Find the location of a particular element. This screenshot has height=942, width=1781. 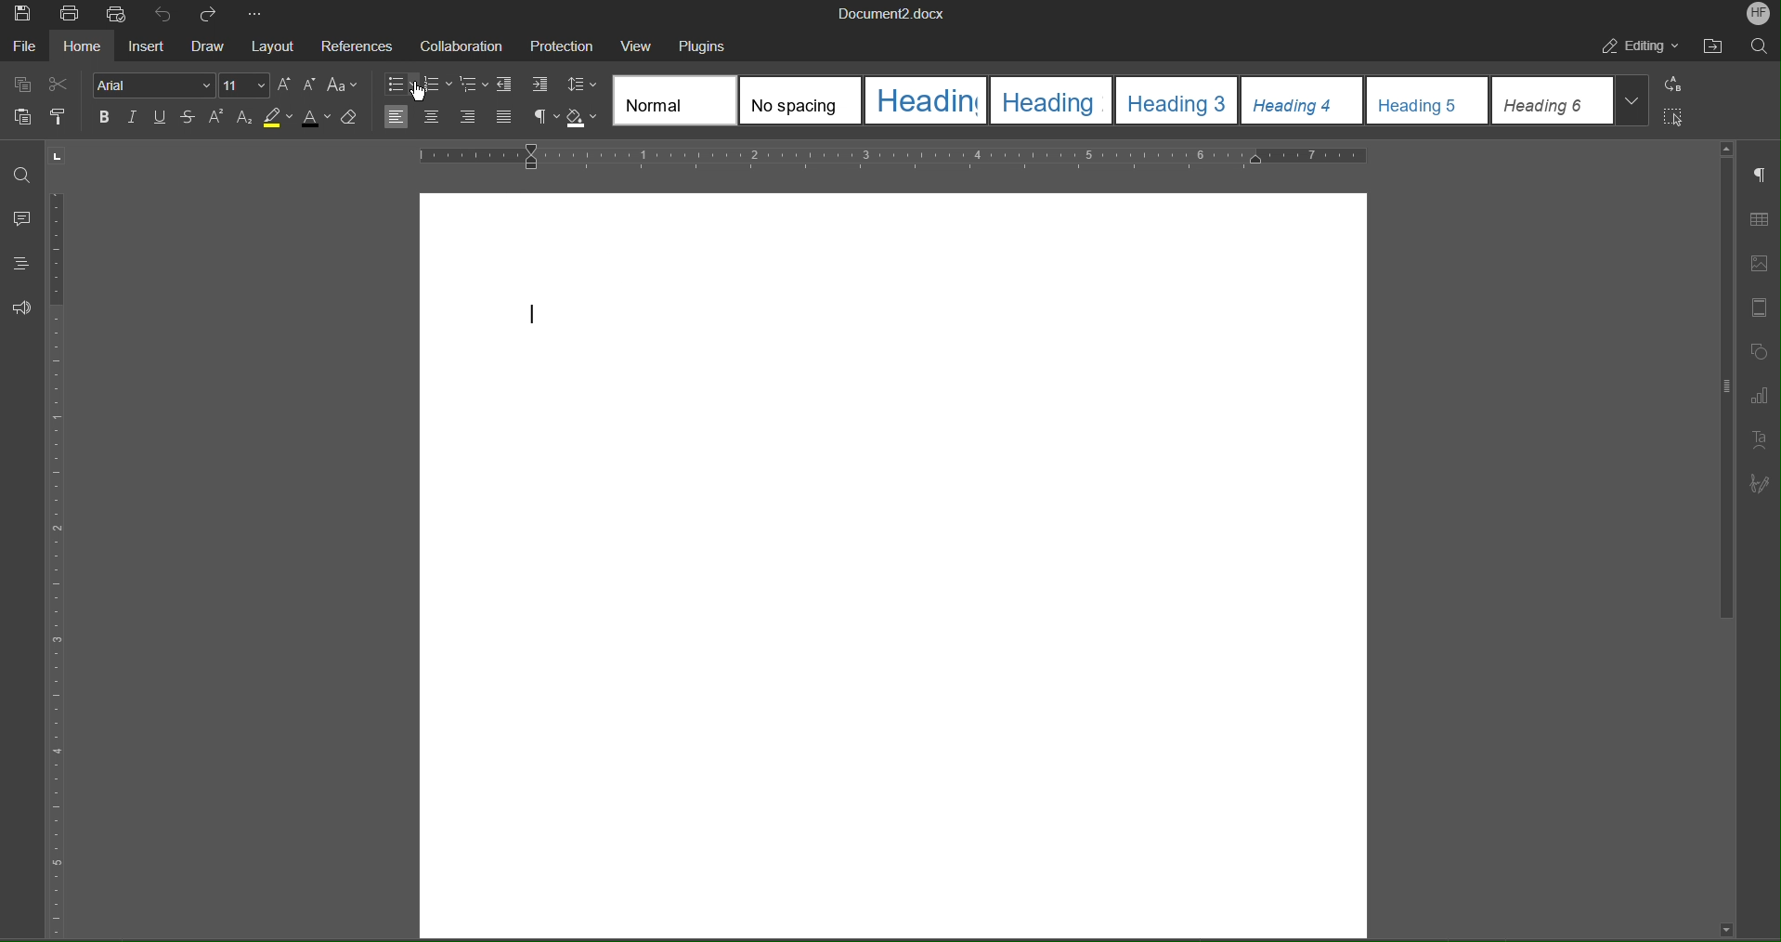

Bold is located at coordinates (104, 116).